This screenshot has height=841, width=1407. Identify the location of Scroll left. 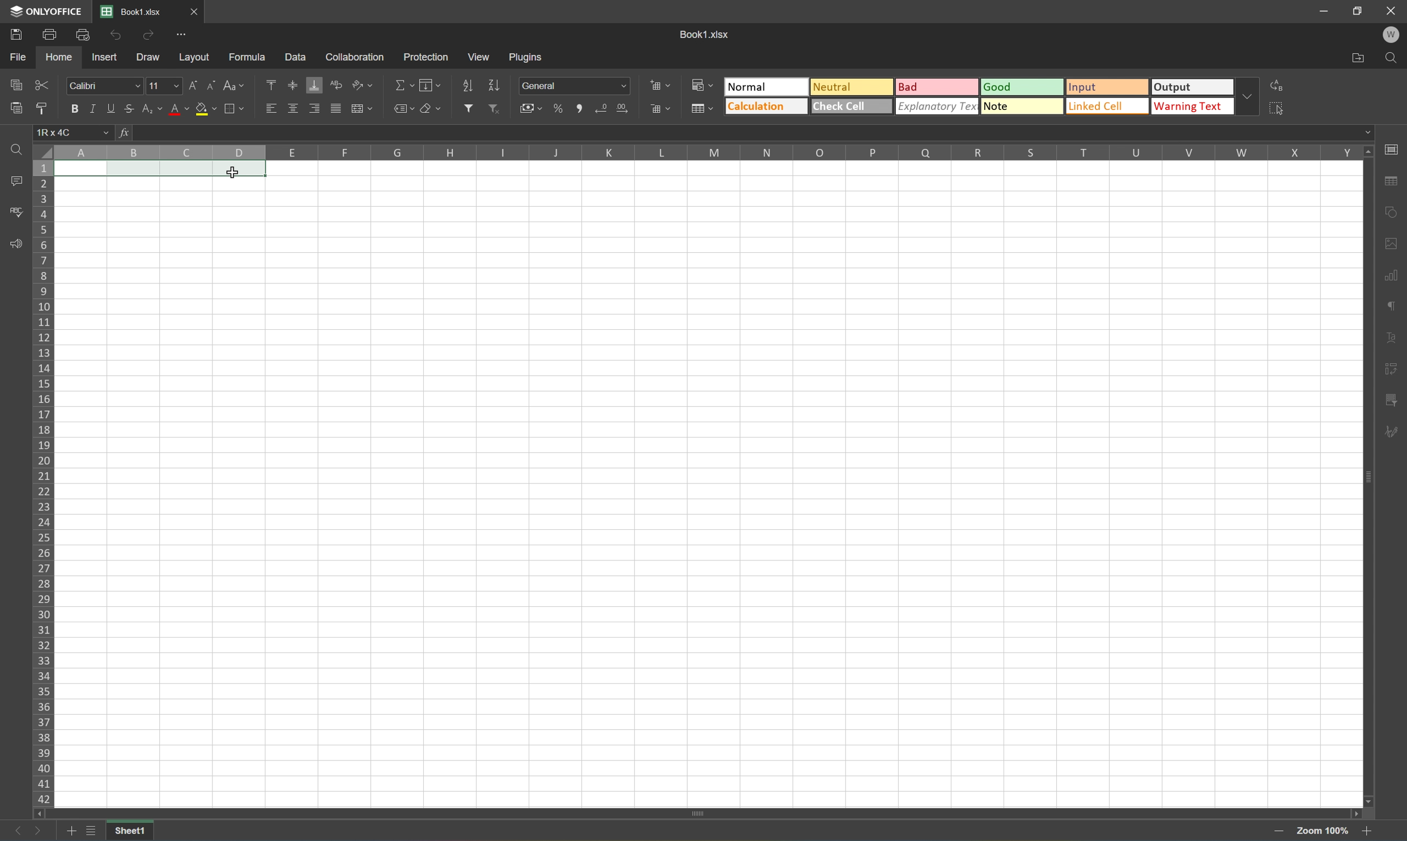
(39, 814).